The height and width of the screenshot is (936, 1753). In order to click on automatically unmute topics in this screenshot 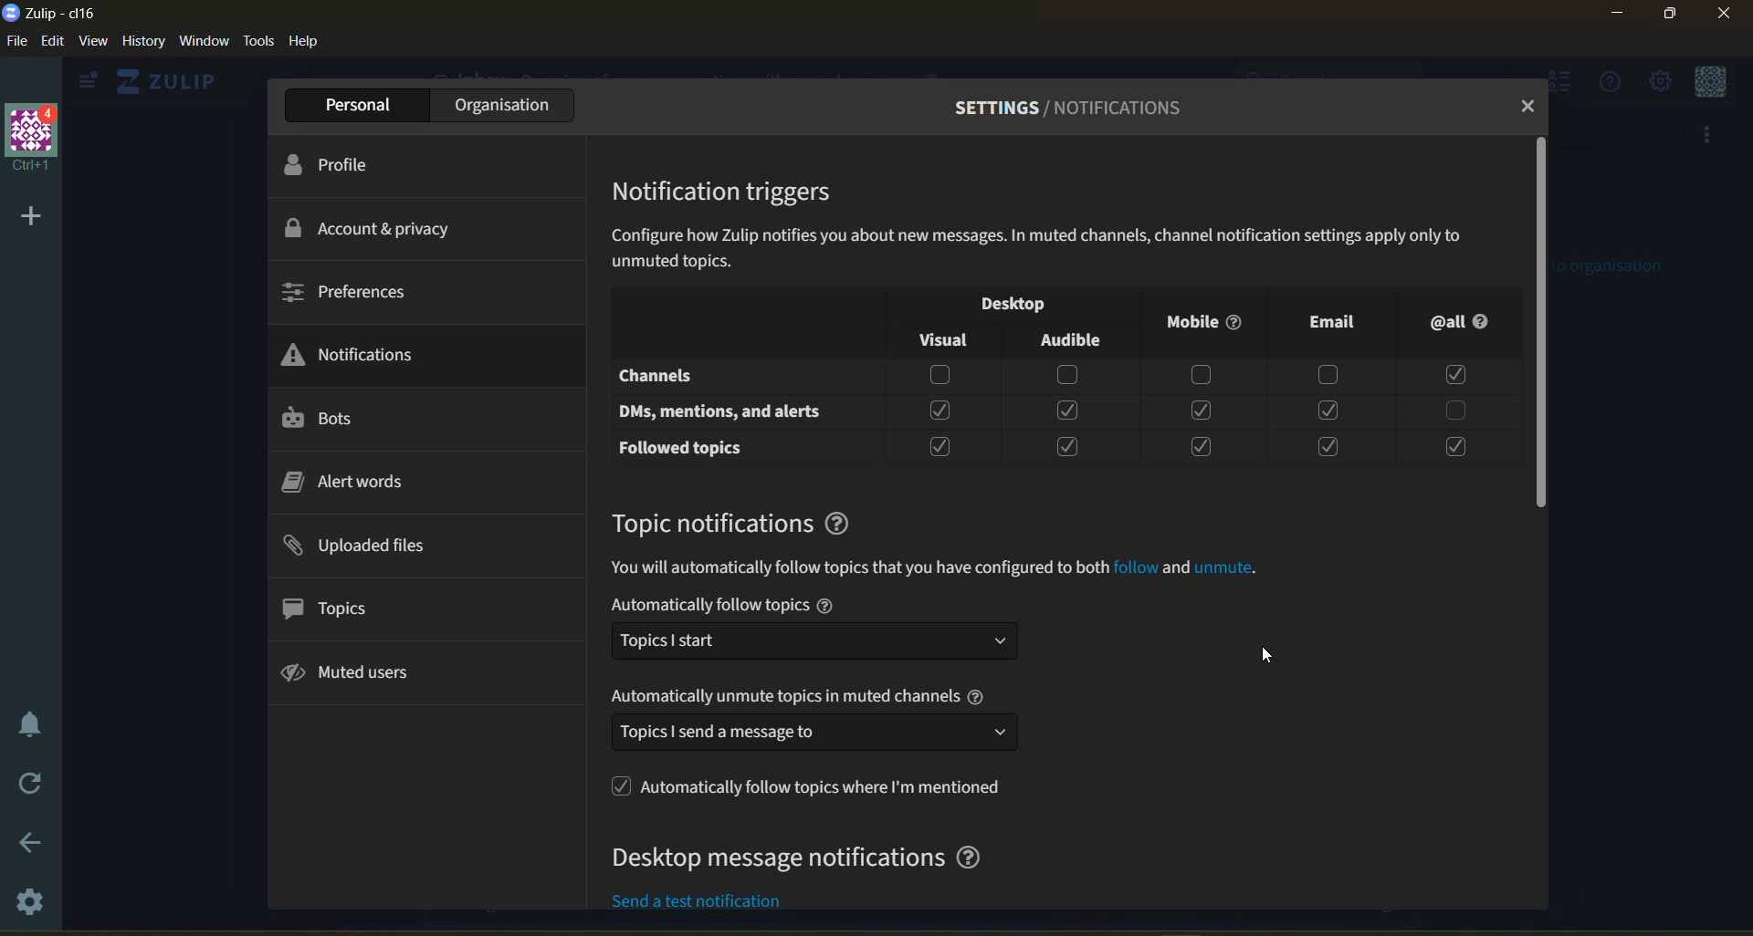, I will do `click(814, 697)`.